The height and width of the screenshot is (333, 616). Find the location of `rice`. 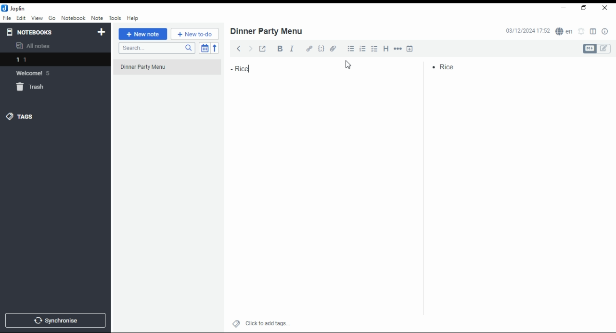

rice is located at coordinates (248, 68).